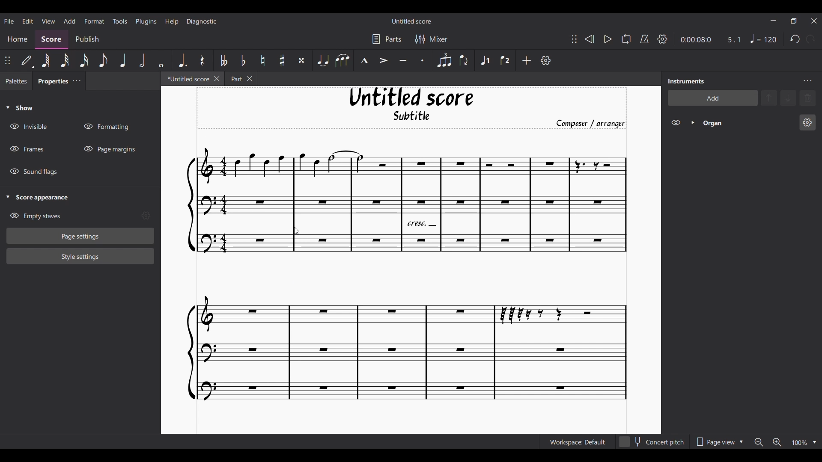  Describe the element at coordinates (34, 172) in the screenshot. I see `Hide Sound flags` at that location.